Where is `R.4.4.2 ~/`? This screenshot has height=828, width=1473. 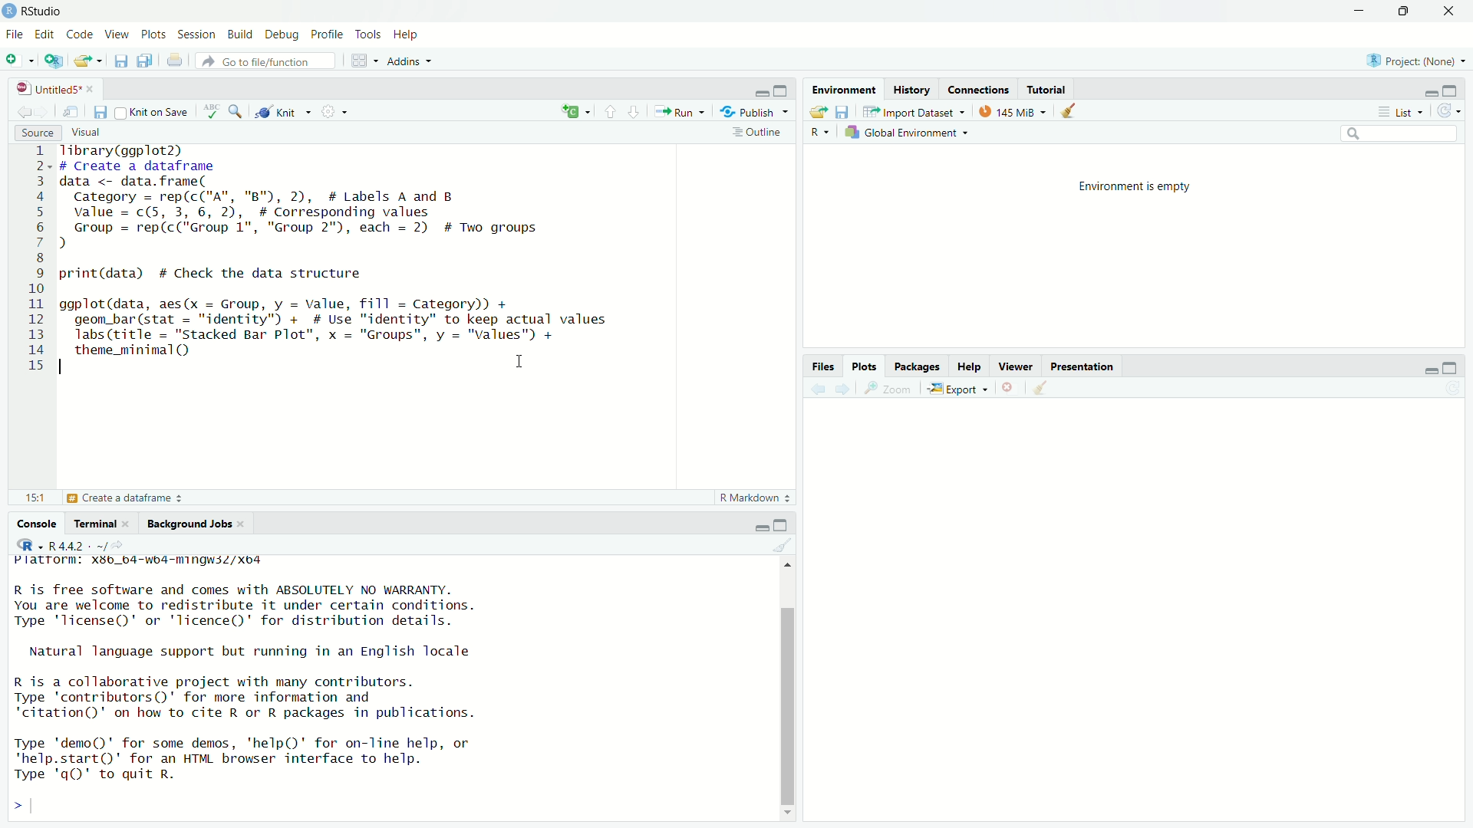
R.4.4.2 ~/ is located at coordinates (90, 544).